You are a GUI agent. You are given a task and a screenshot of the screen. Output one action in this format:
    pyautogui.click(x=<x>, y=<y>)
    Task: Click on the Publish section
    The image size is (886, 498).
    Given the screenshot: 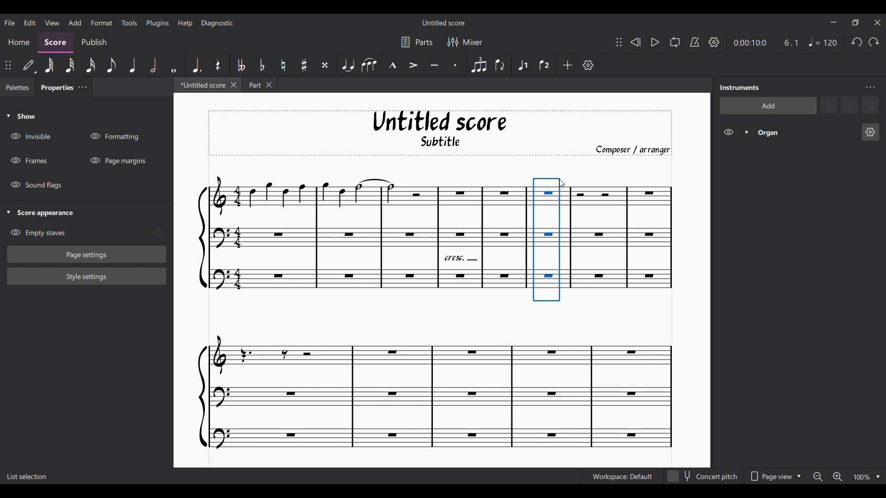 What is the action you would take?
    pyautogui.click(x=93, y=43)
    